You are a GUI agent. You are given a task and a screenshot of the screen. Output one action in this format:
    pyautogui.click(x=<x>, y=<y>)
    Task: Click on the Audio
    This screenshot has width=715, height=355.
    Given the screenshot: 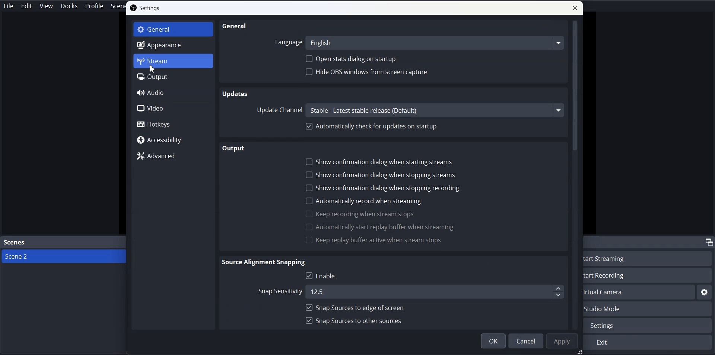 What is the action you would take?
    pyautogui.click(x=172, y=92)
    